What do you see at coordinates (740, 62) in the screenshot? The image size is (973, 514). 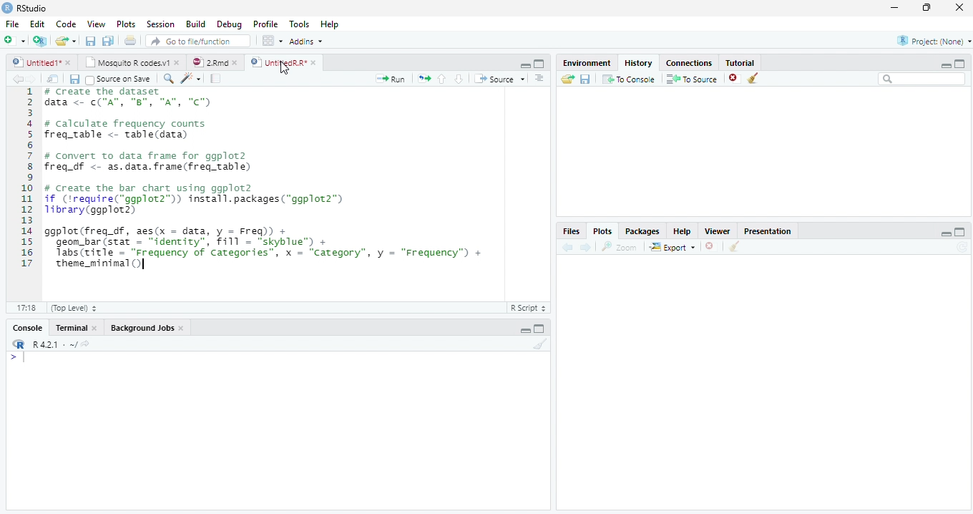 I see `Tutorial` at bounding box center [740, 62].